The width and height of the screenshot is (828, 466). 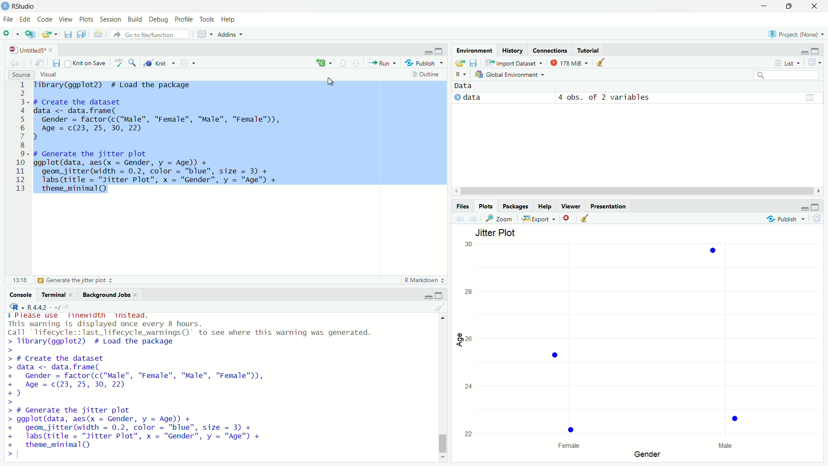 I want to click on code to create the dataset, so click(x=167, y=120).